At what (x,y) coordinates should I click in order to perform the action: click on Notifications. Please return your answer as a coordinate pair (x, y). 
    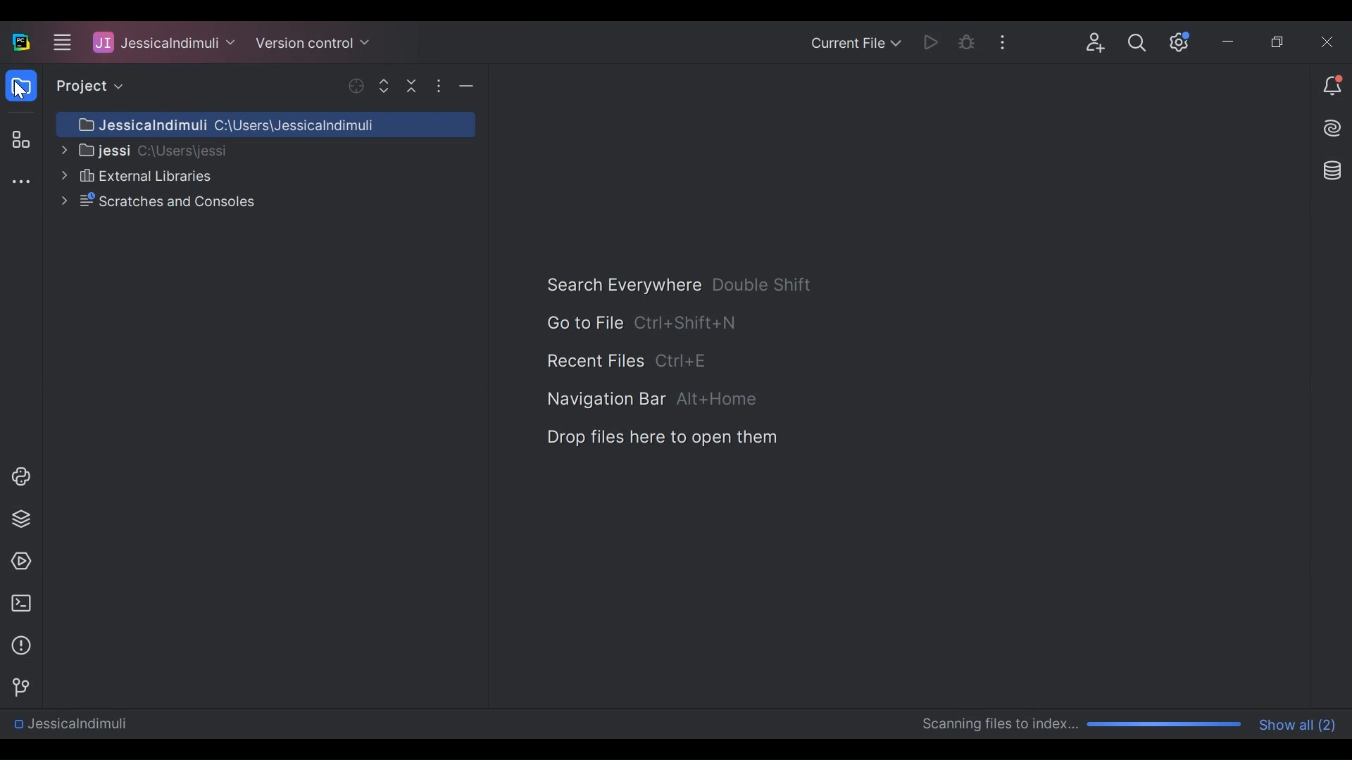
    Looking at the image, I should click on (1332, 89).